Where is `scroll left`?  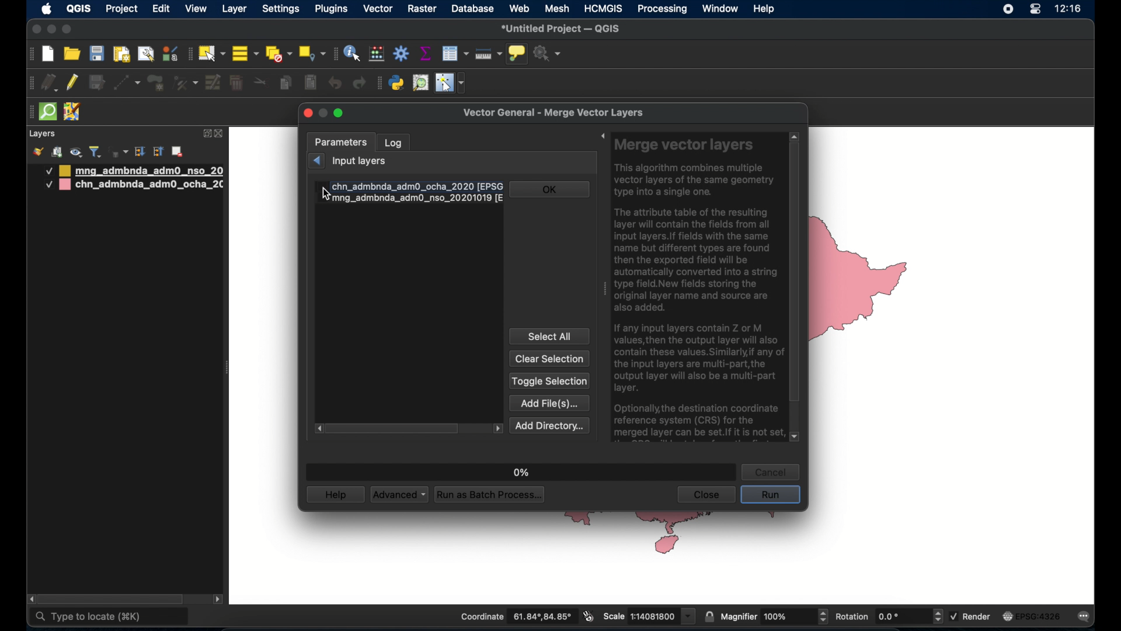 scroll left is located at coordinates (32, 599).